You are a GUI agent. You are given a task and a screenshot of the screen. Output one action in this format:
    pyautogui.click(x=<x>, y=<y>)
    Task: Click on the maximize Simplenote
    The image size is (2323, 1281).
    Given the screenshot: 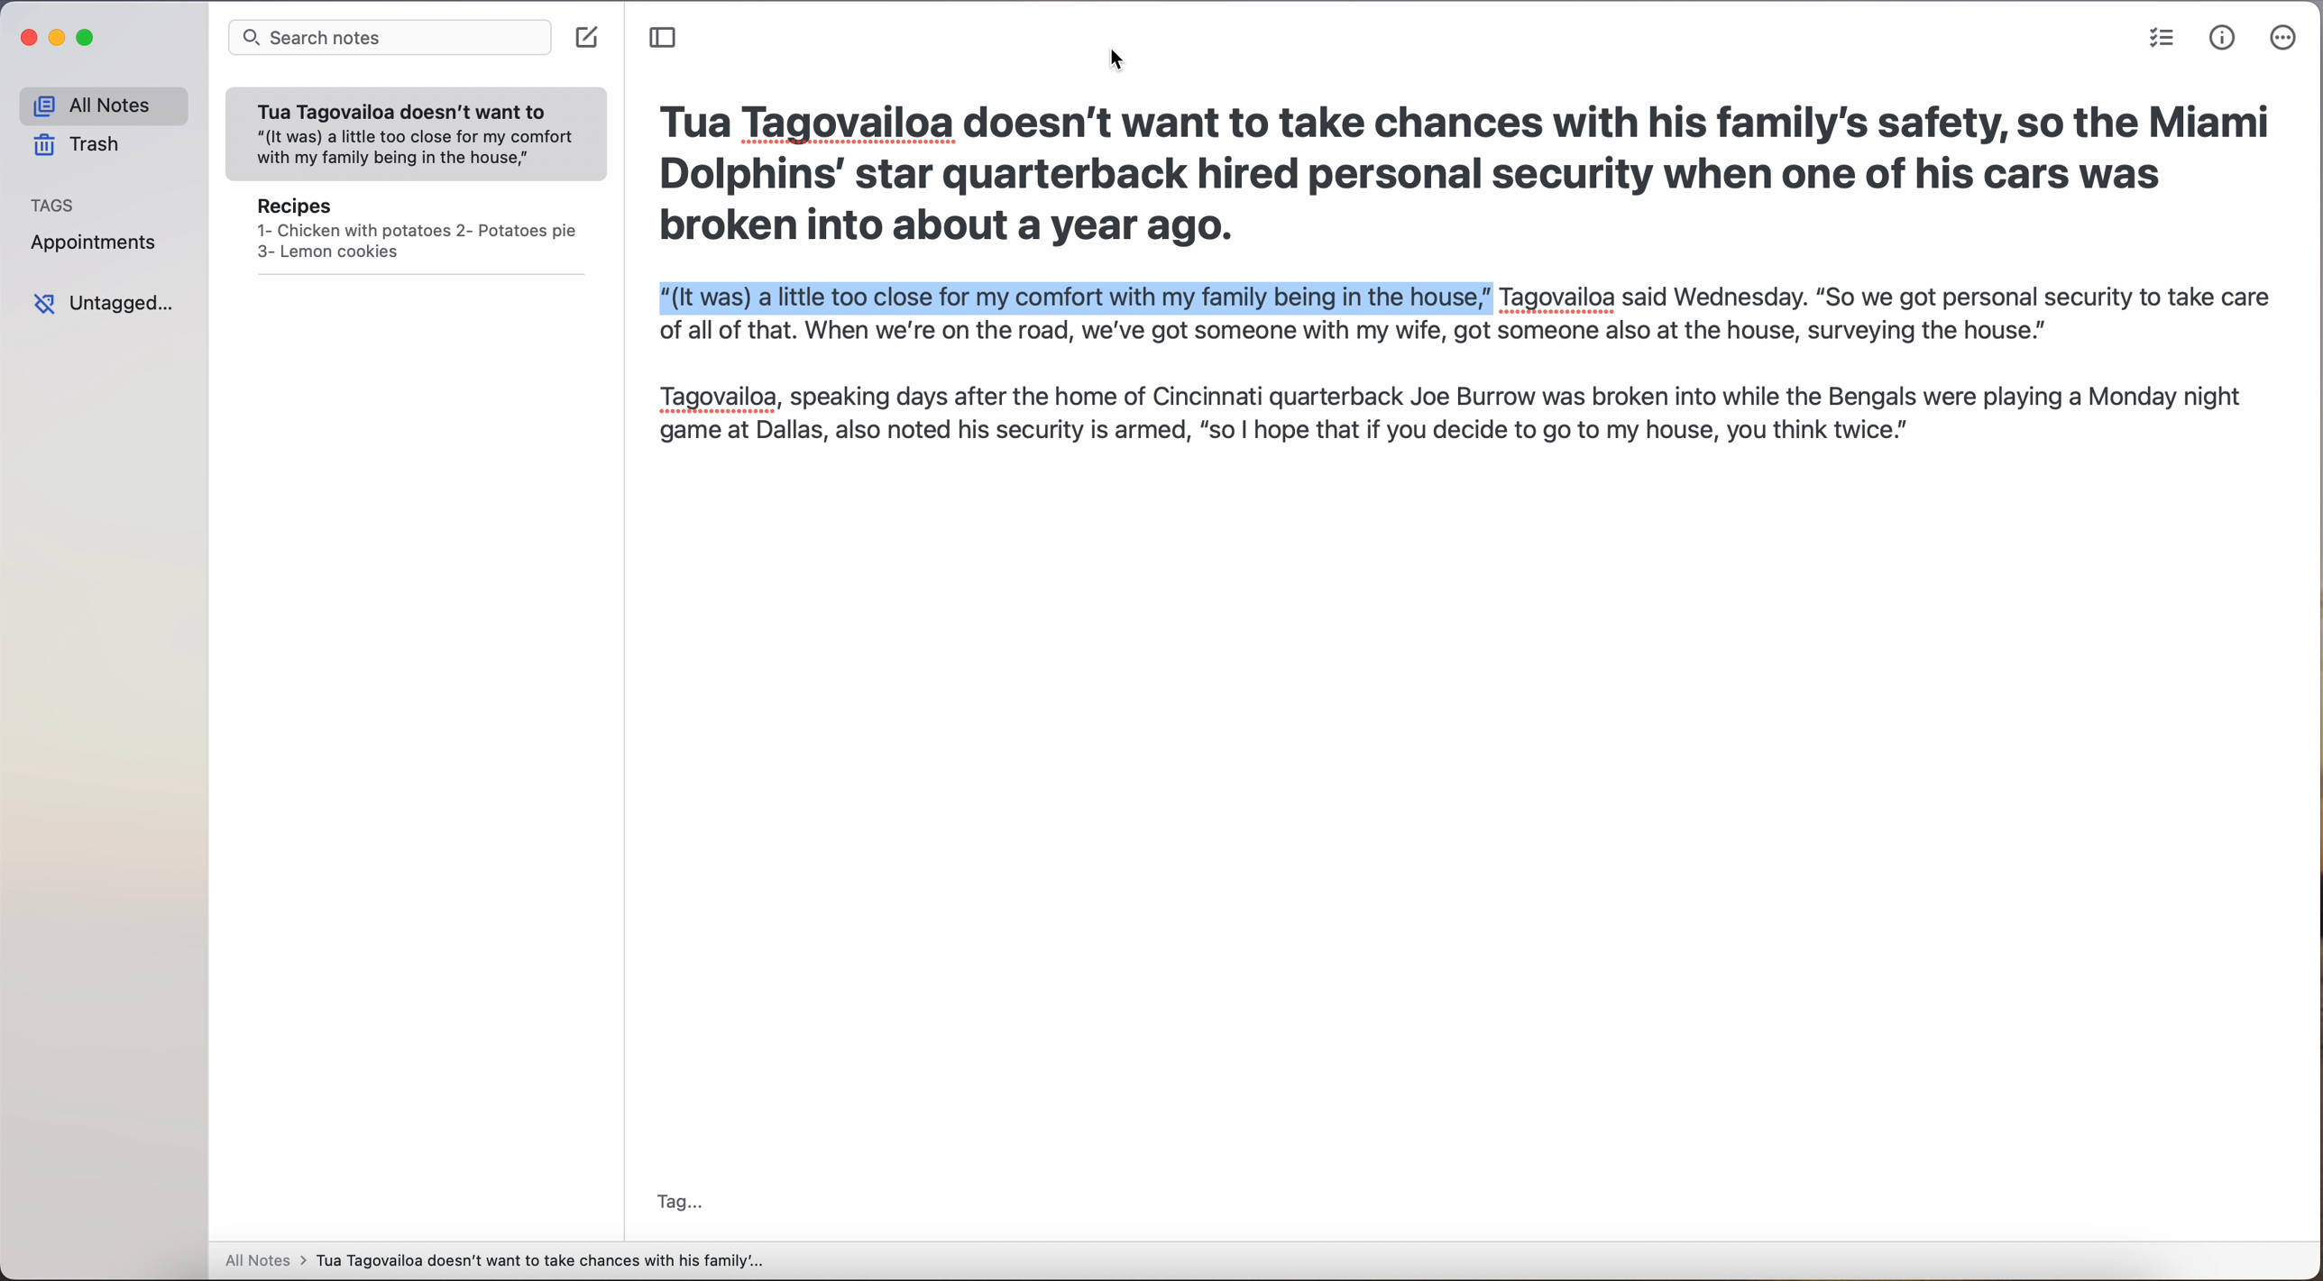 What is the action you would take?
    pyautogui.click(x=86, y=37)
    